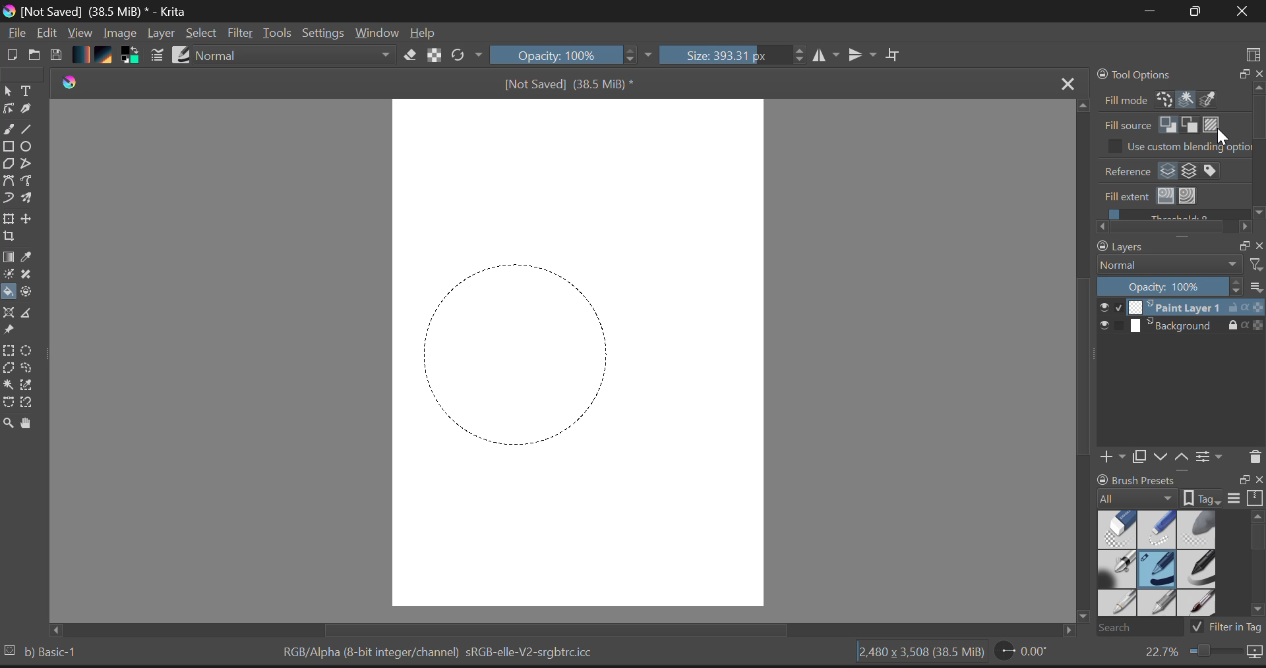 The width and height of the screenshot is (1266, 668). Describe the element at coordinates (1081, 368) in the screenshot. I see `Scroll Bar` at that location.